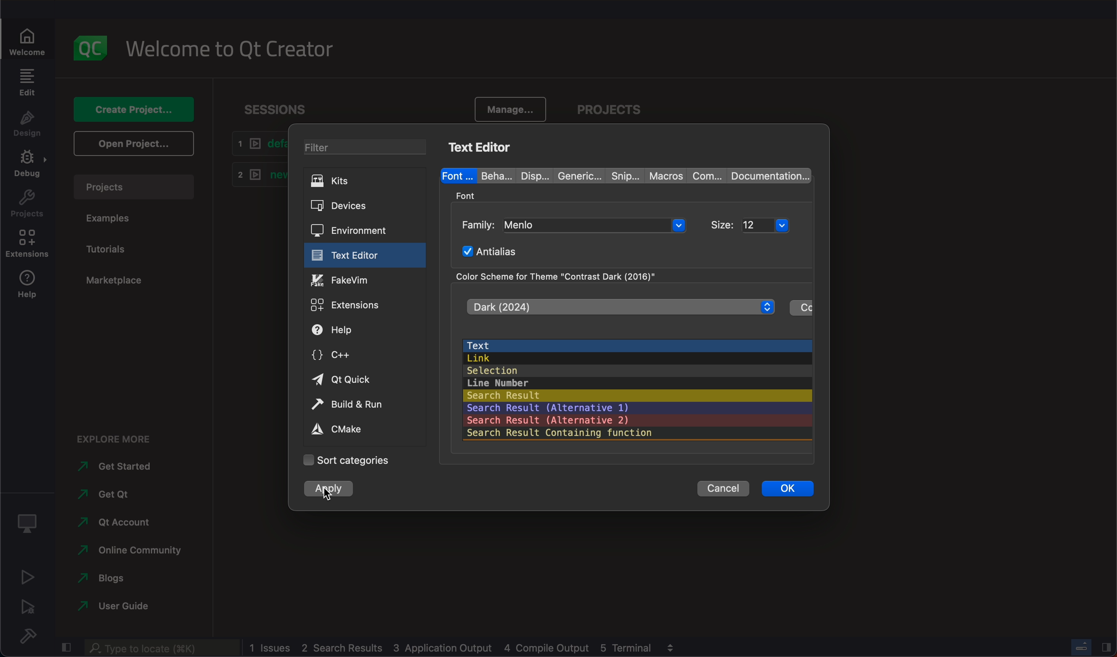 The width and height of the screenshot is (1117, 657). Describe the element at coordinates (255, 176) in the screenshot. I see `new1` at that location.